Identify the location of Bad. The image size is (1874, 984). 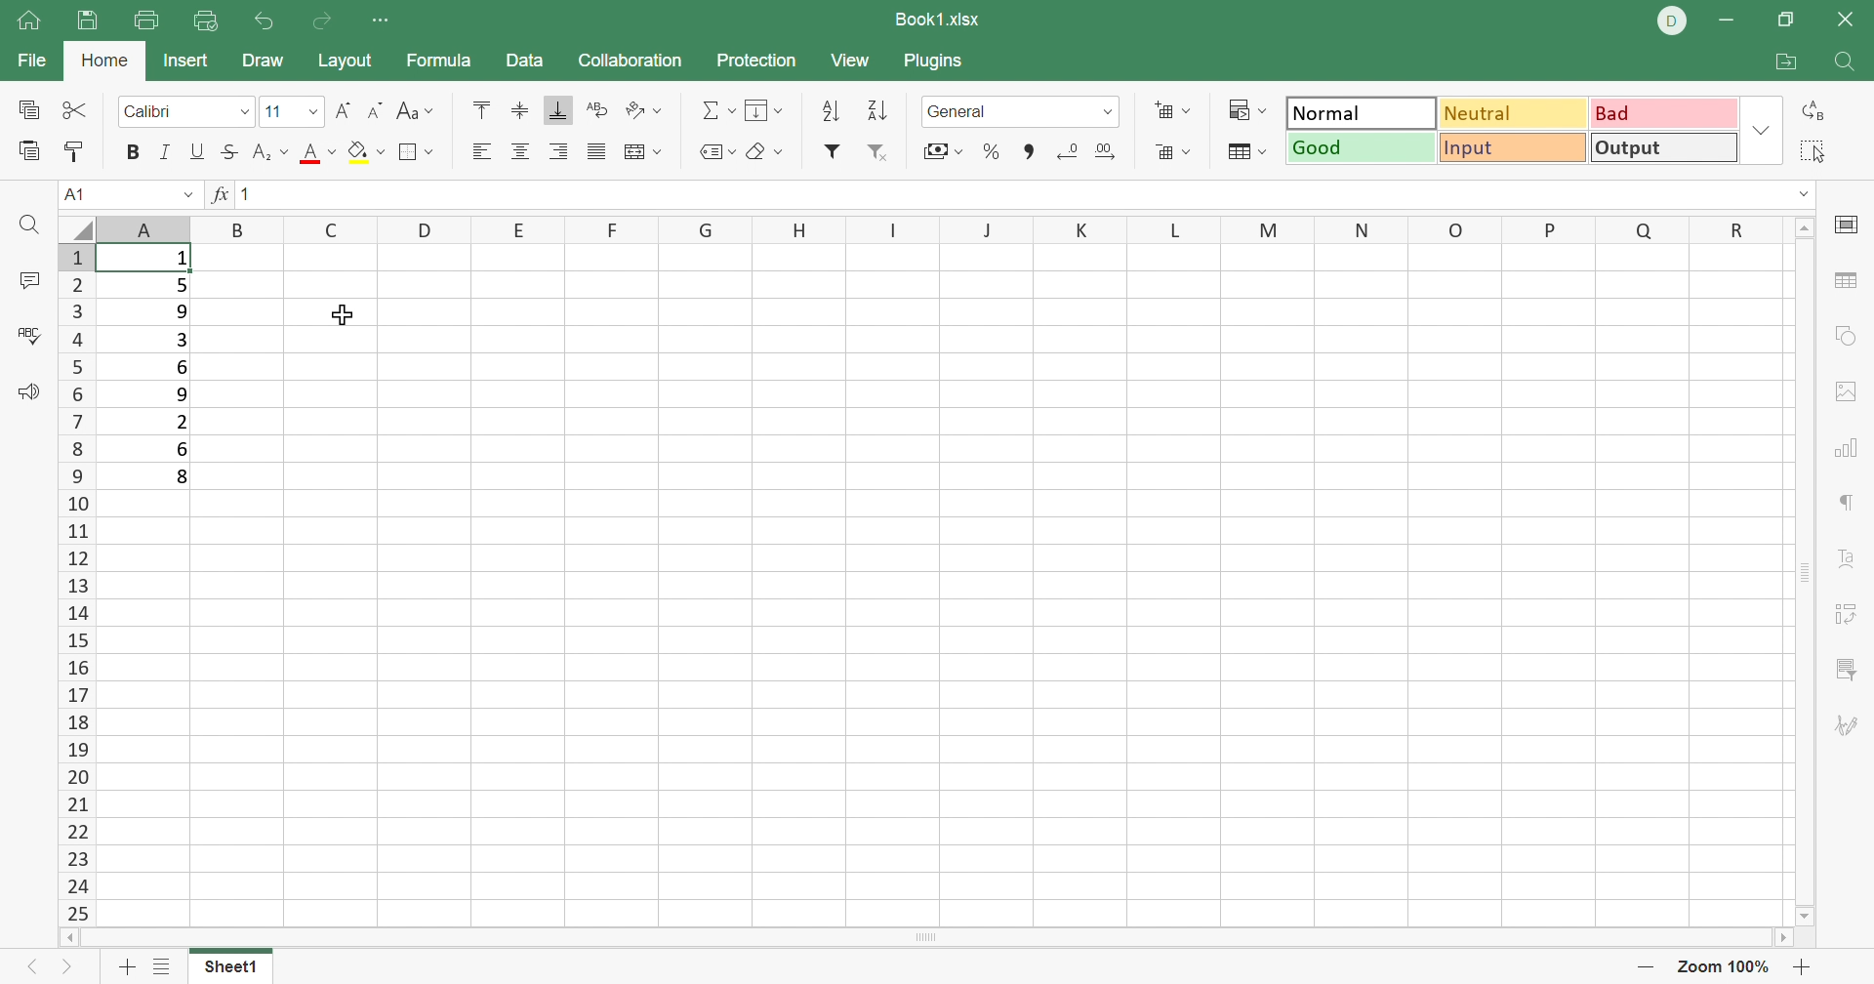
(1659, 113).